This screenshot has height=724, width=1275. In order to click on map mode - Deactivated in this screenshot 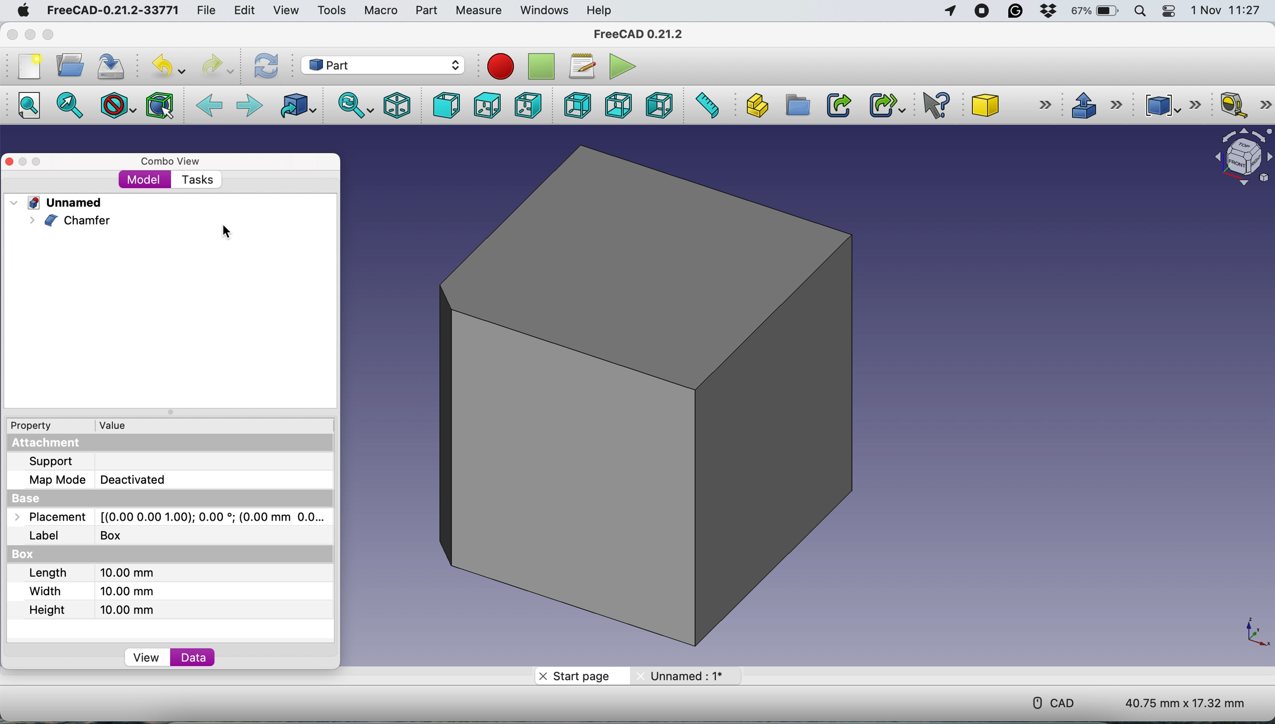, I will do `click(102, 479)`.